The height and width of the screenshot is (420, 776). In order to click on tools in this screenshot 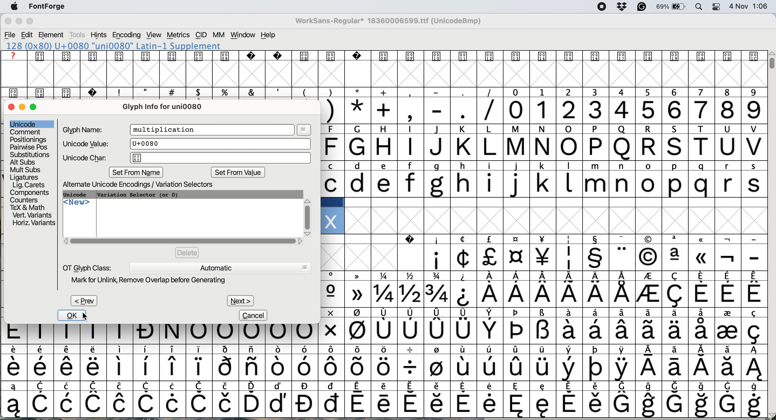, I will do `click(78, 35)`.